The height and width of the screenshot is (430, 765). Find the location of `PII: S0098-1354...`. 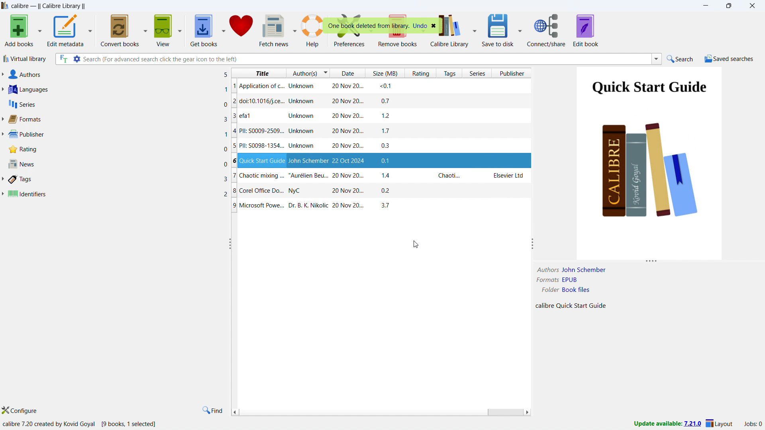

PII: S0098-1354... is located at coordinates (383, 146).